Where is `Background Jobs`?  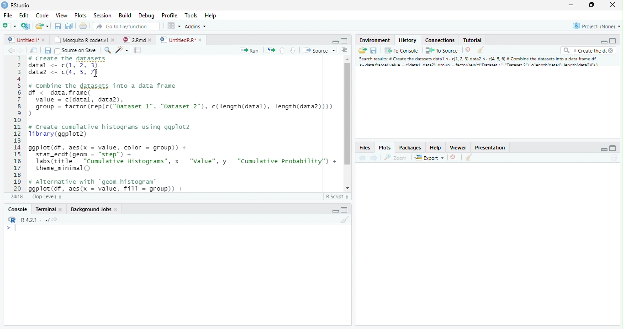
Background Jobs is located at coordinates (95, 209).